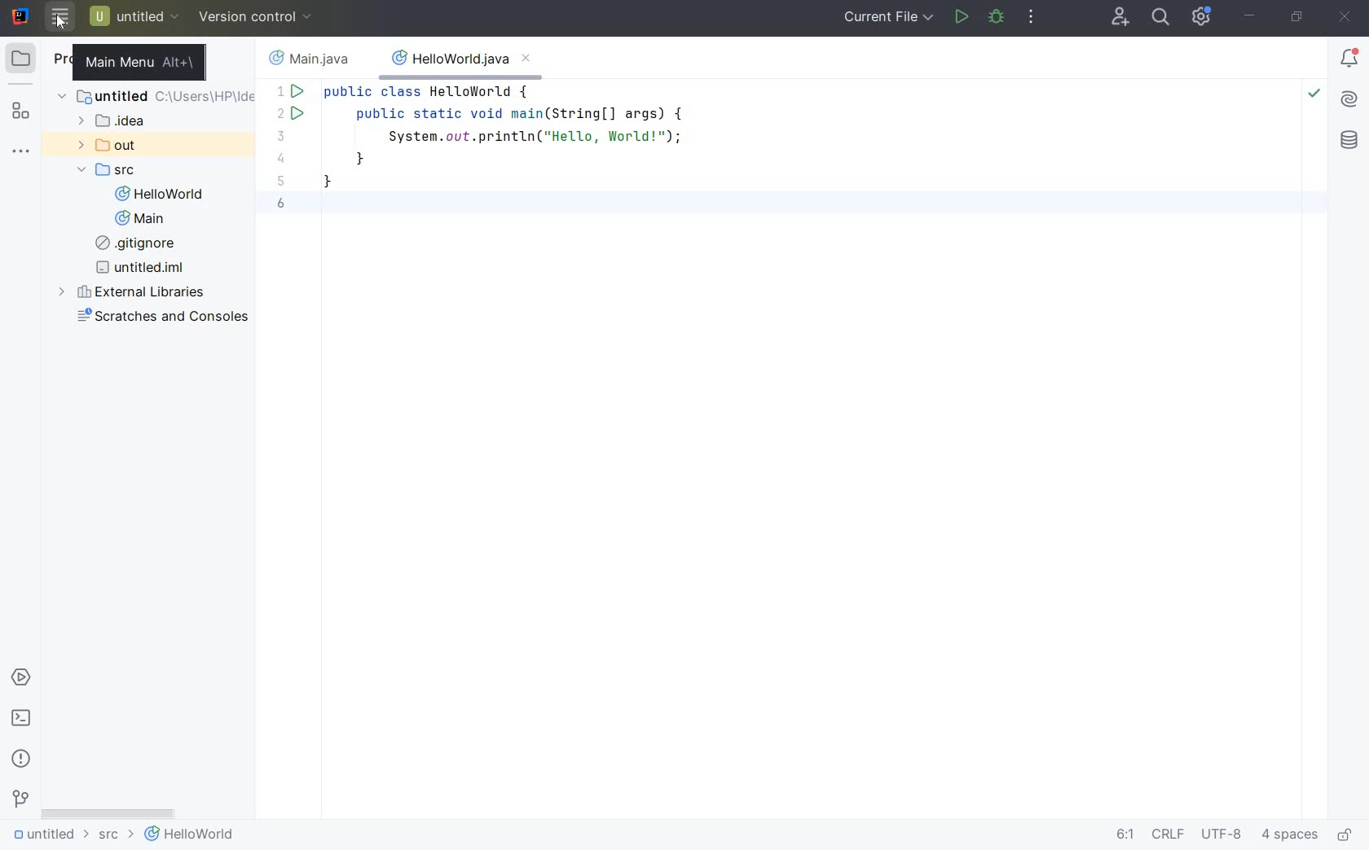  Describe the element at coordinates (1118, 16) in the screenshot. I see `code with me` at that location.